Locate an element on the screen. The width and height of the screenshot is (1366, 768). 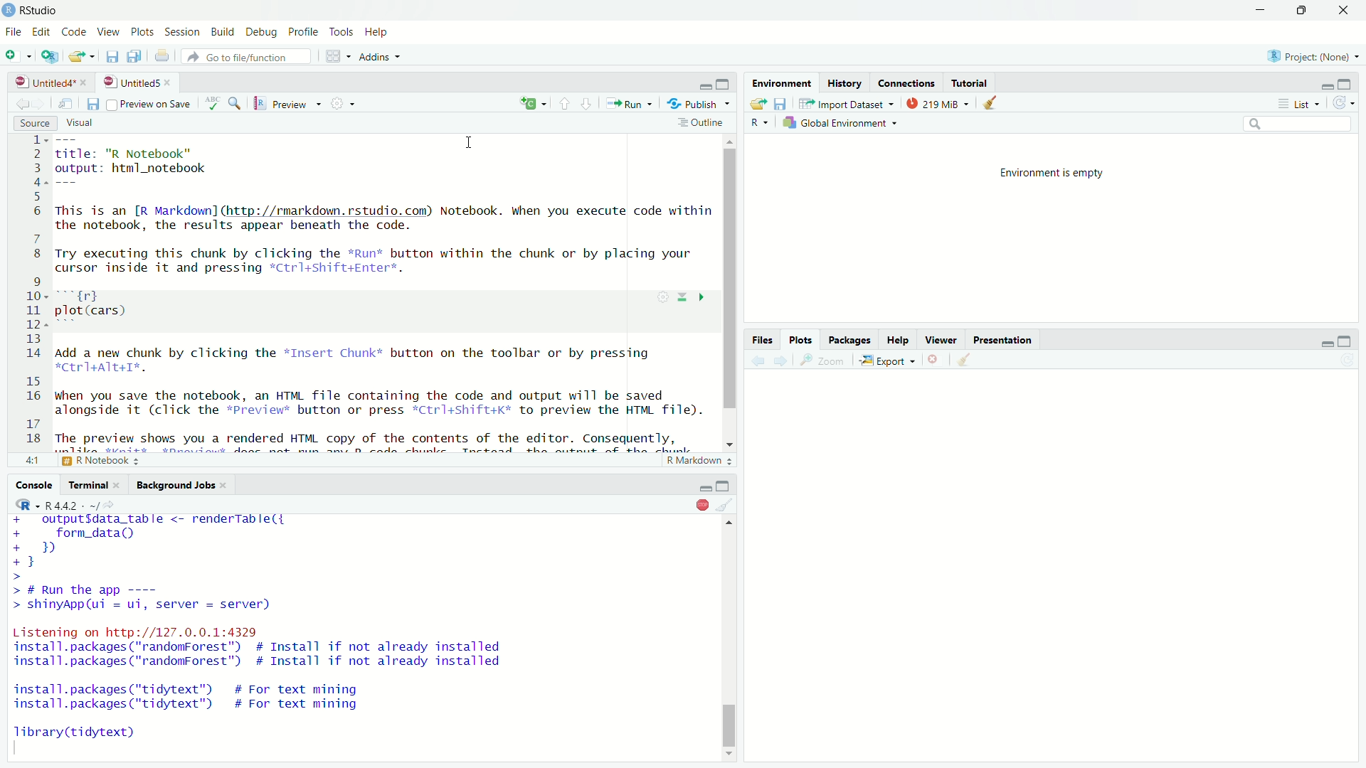
History is located at coordinates (844, 82).